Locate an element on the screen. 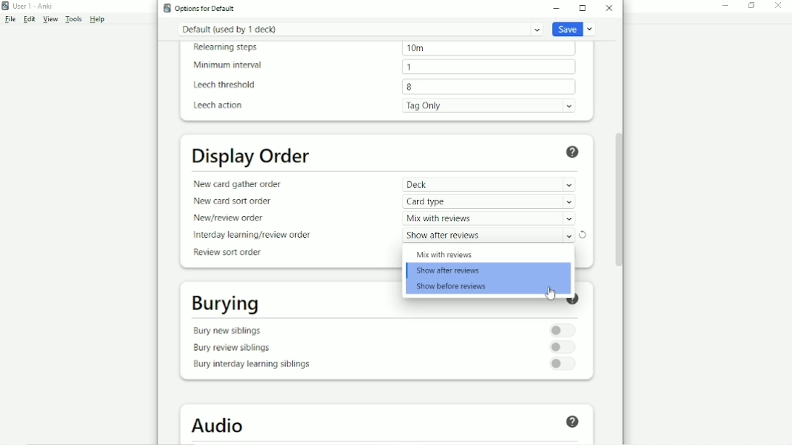 The width and height of the screenshot is (792, 445). 10m is located at coordinates (488, 49).